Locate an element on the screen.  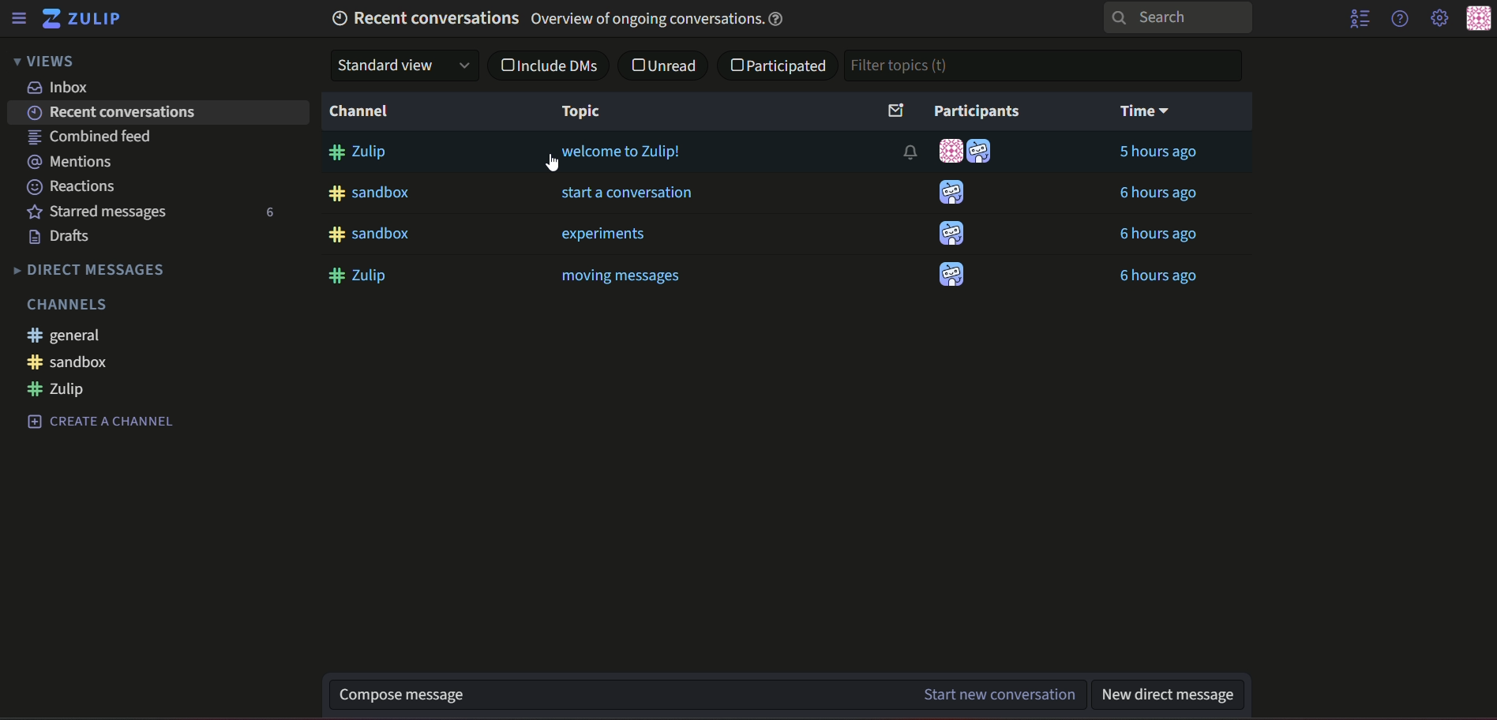
Starred Messages is located at coordinates (102, 212).